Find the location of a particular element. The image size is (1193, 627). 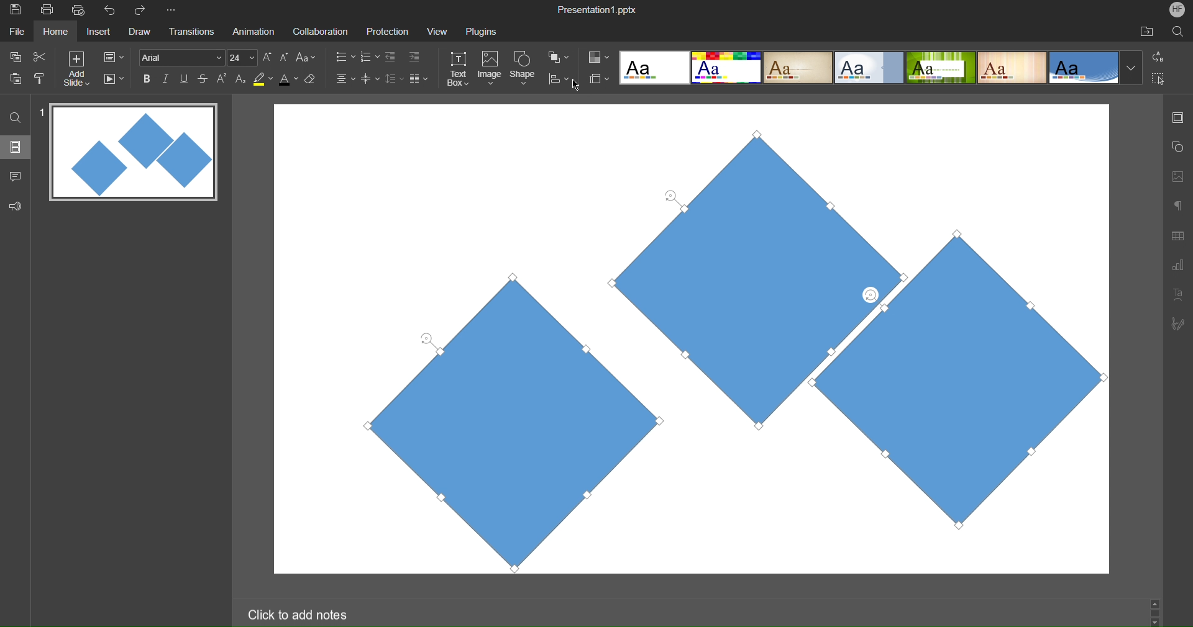

Subscript is located at coordinates (242, 78).